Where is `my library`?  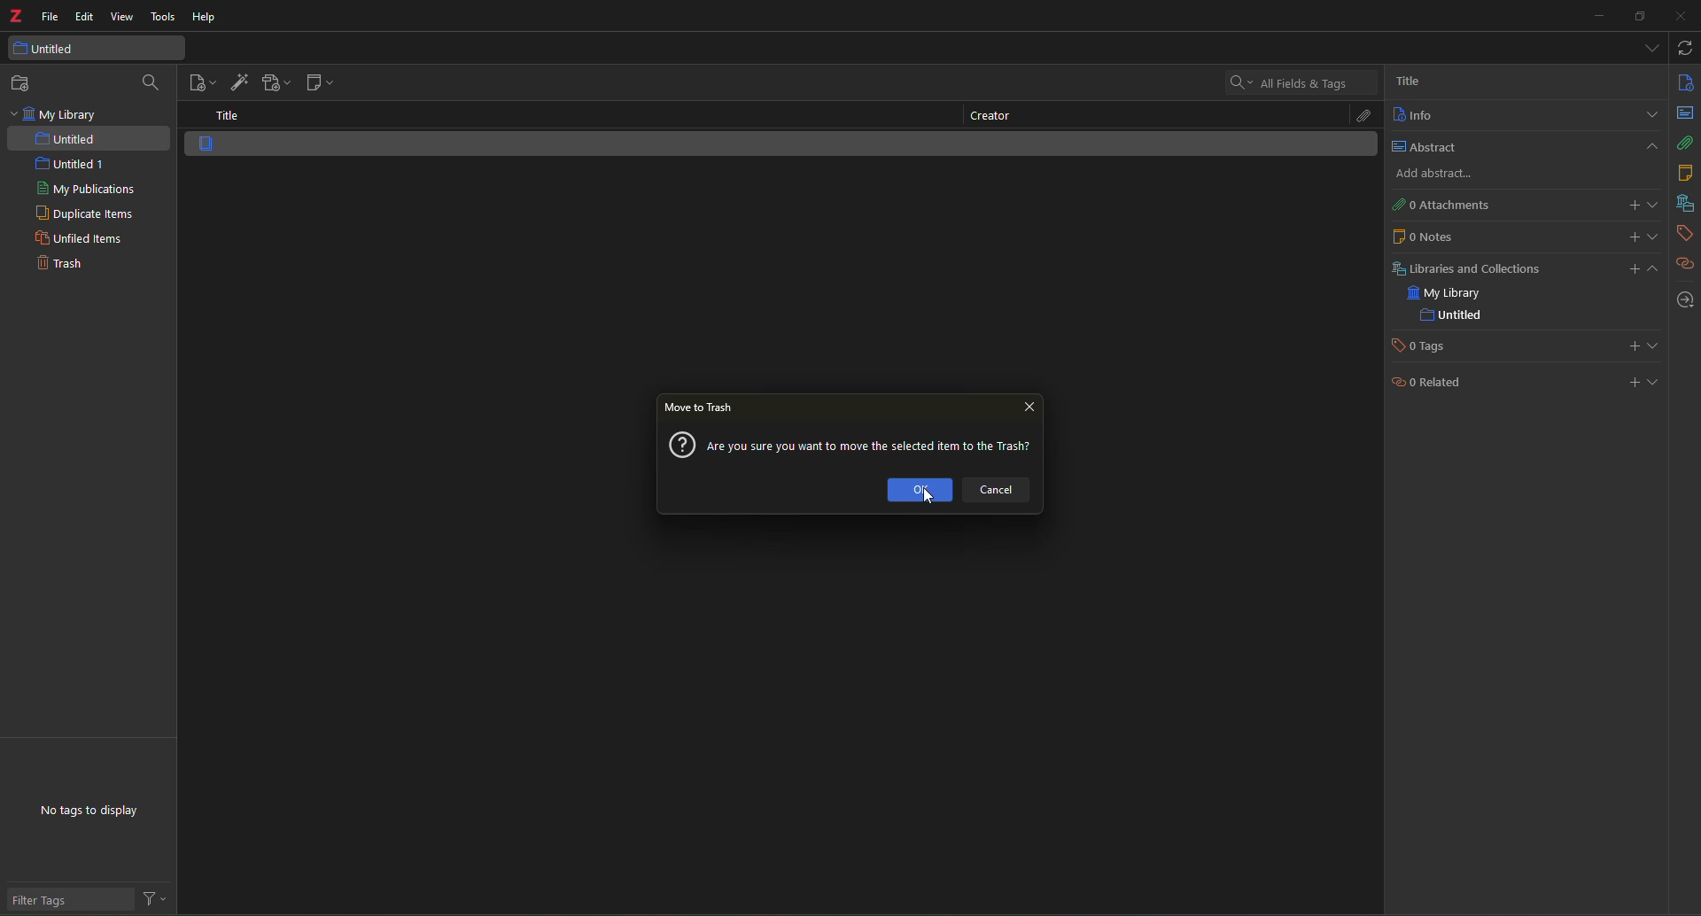 my library is located at coordinates (57, 114).